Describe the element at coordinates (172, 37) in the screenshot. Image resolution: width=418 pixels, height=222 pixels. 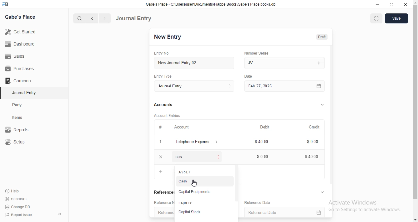
I see `New entry` at that location.